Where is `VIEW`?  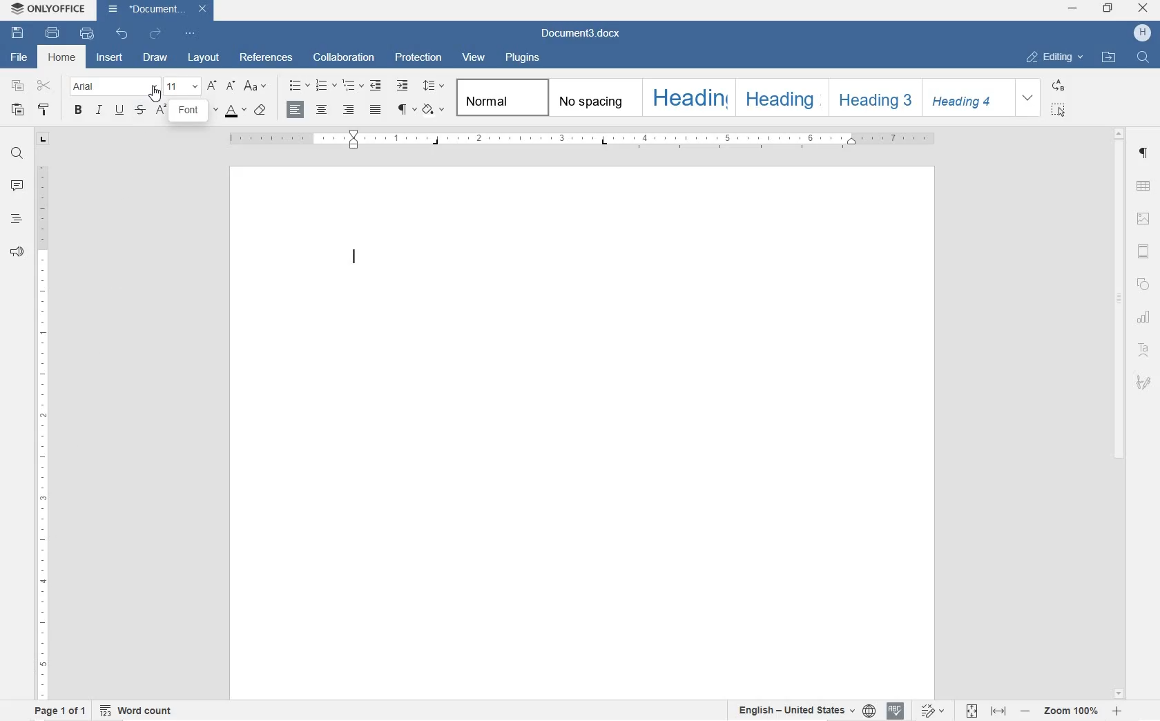
VIEW is located at coordinates (474, 57).